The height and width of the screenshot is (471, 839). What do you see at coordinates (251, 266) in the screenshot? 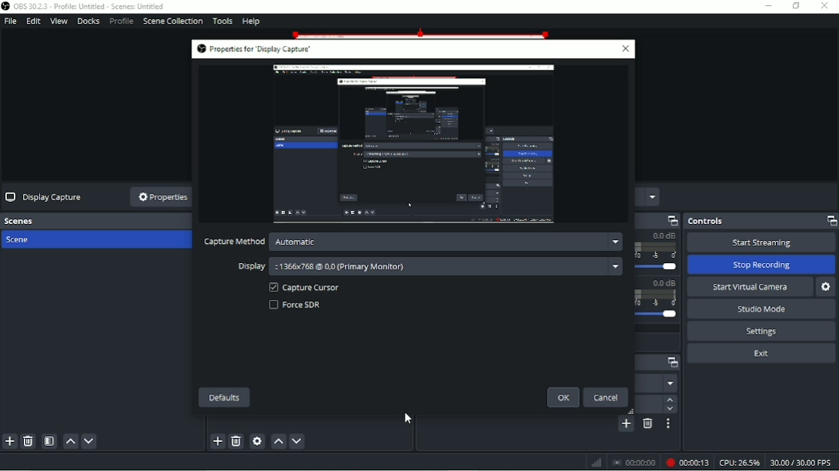
I see `Display` at bounding box center [251, 266].